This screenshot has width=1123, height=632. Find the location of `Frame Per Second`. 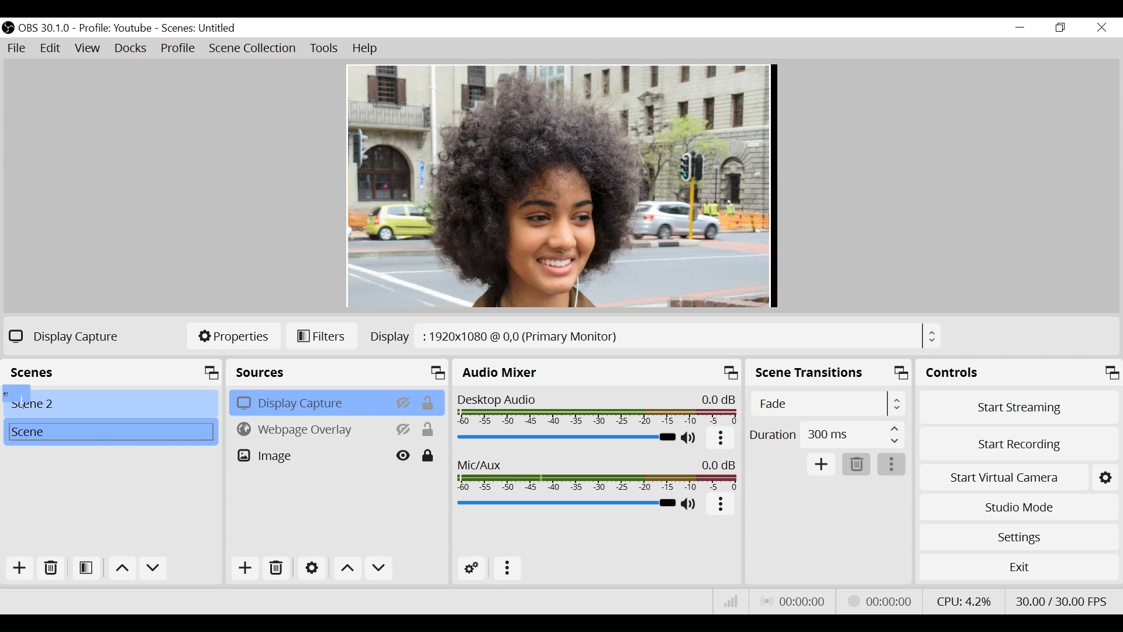

Frame Per Second is located at coordinates (1062, 600).